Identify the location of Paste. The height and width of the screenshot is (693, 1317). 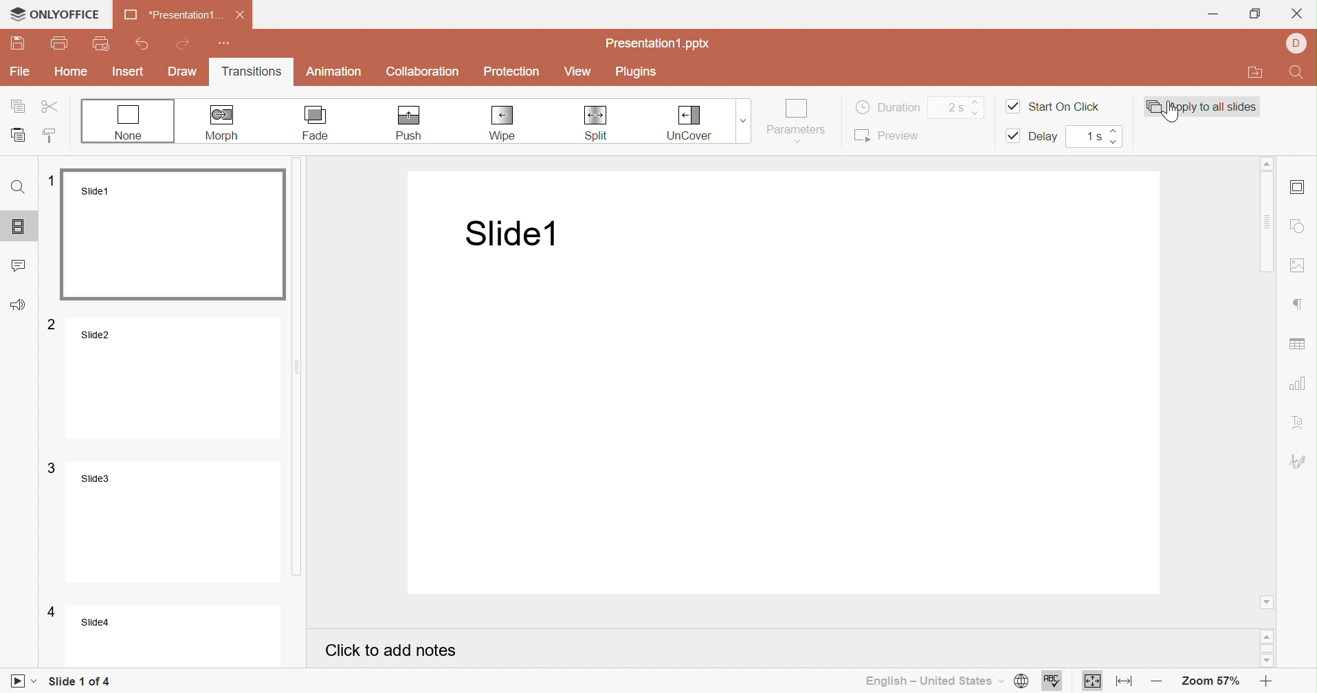
(20, 135).